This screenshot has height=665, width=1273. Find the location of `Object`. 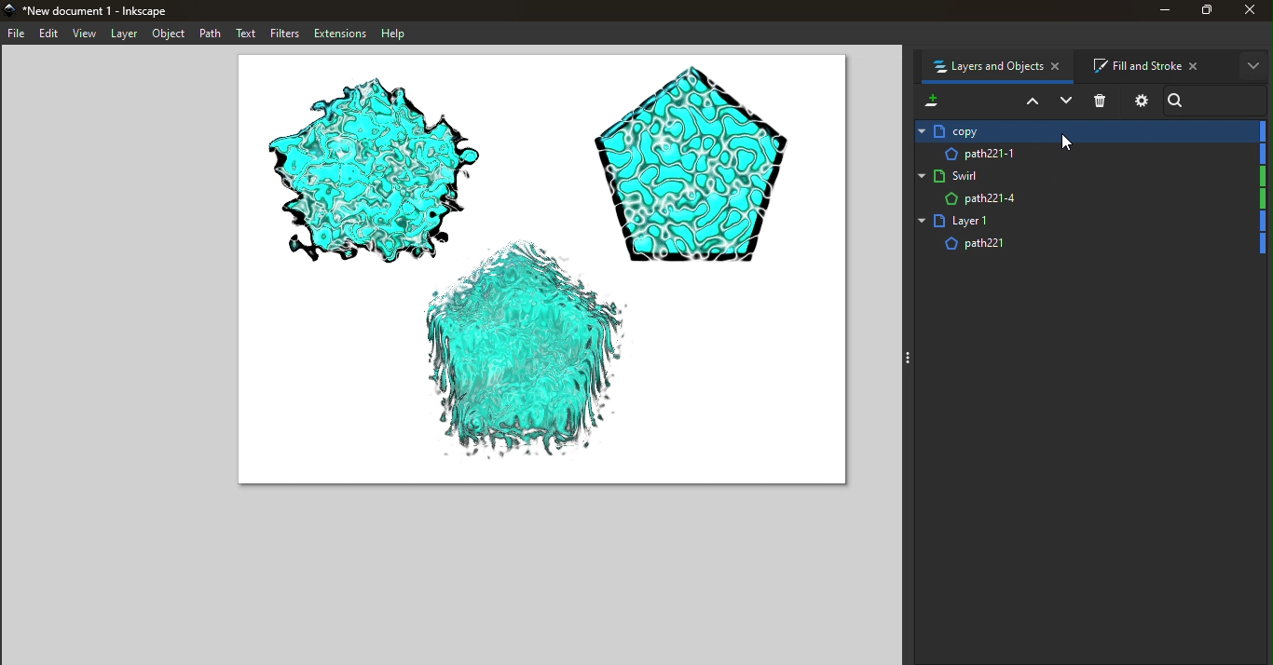

Object is located at coordinates (169, 34).